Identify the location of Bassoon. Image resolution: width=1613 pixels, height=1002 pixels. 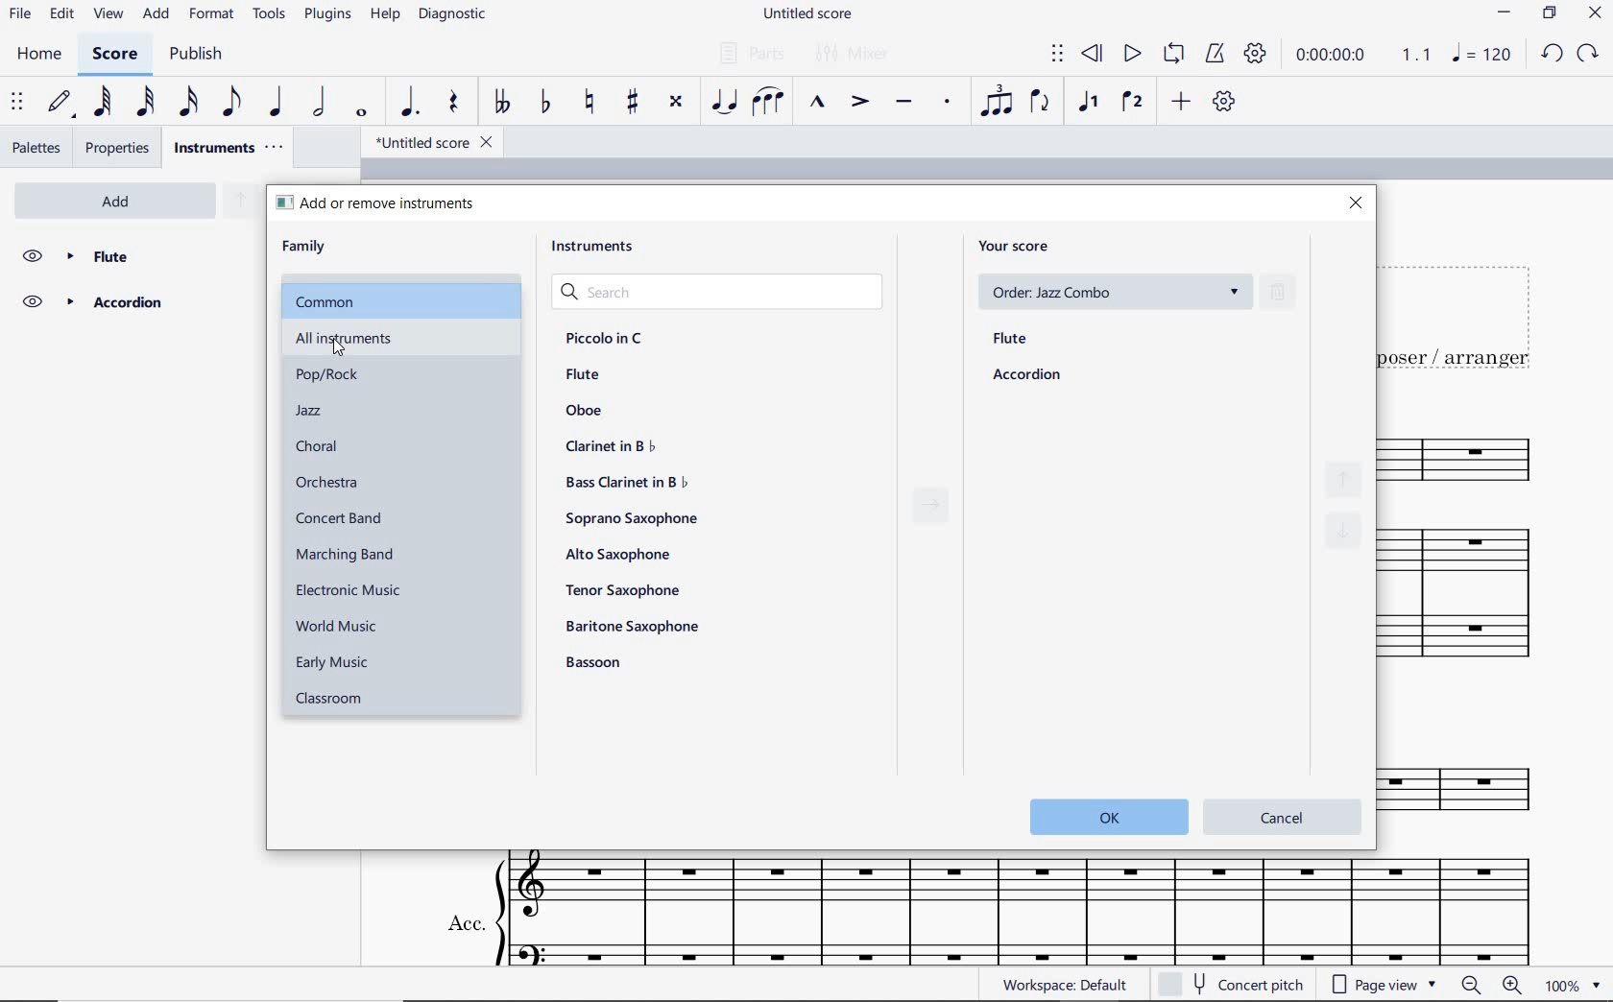
(600, 663).